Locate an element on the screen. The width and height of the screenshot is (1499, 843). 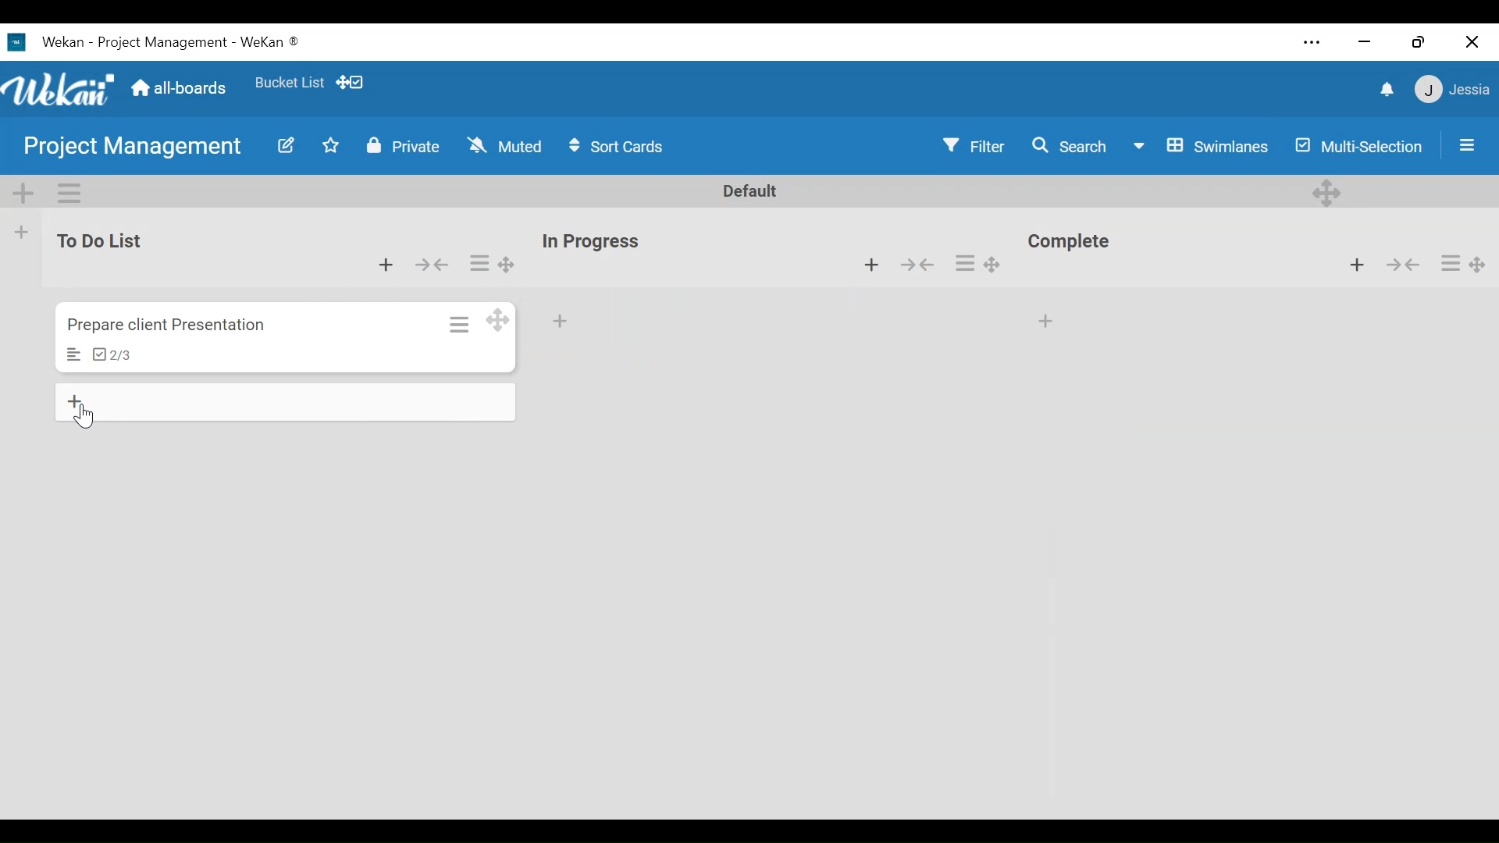
Sidebar is located at coordinates (1462, 144).